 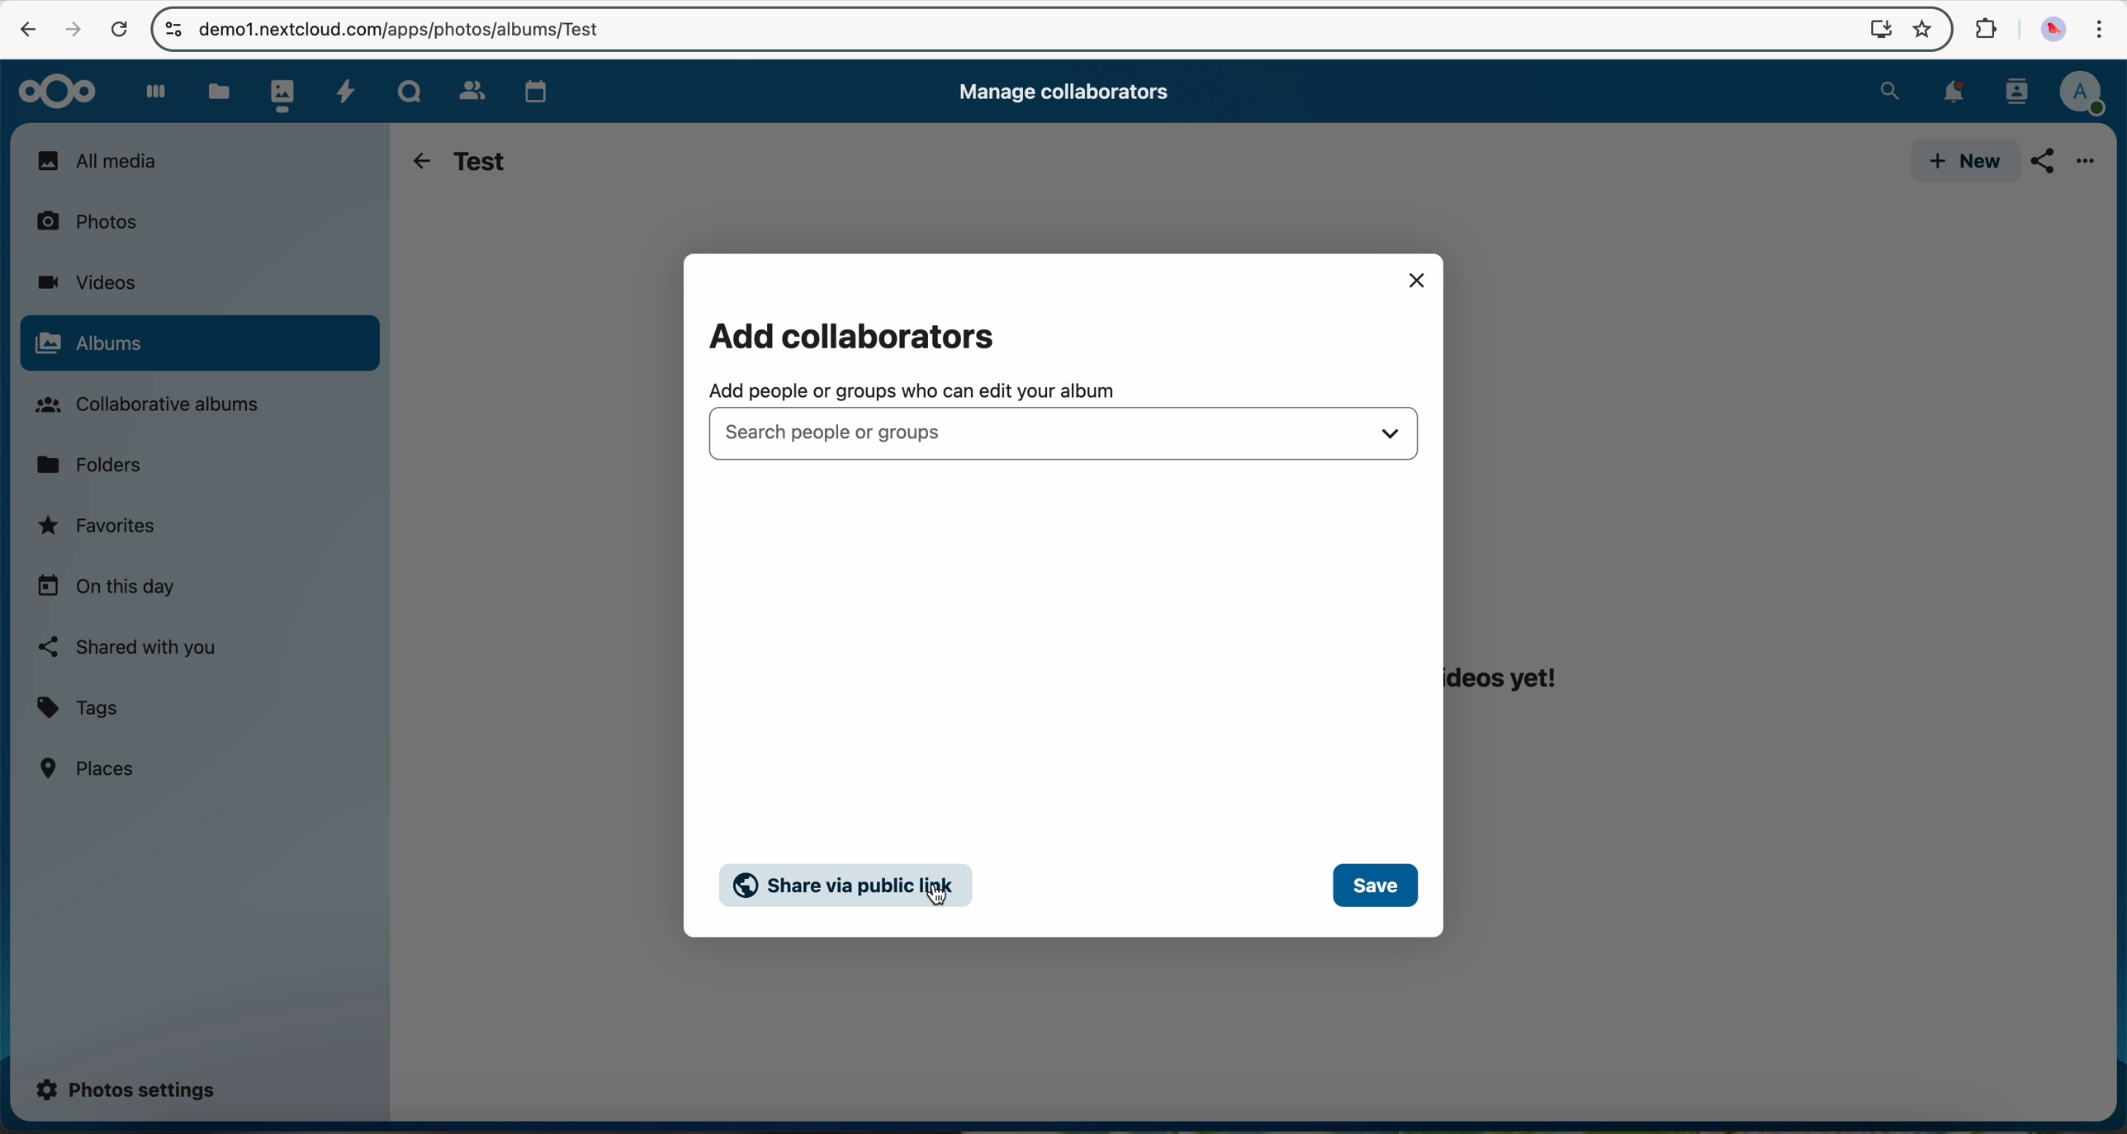 I want to click on cursor, so click(x=938, y=899).